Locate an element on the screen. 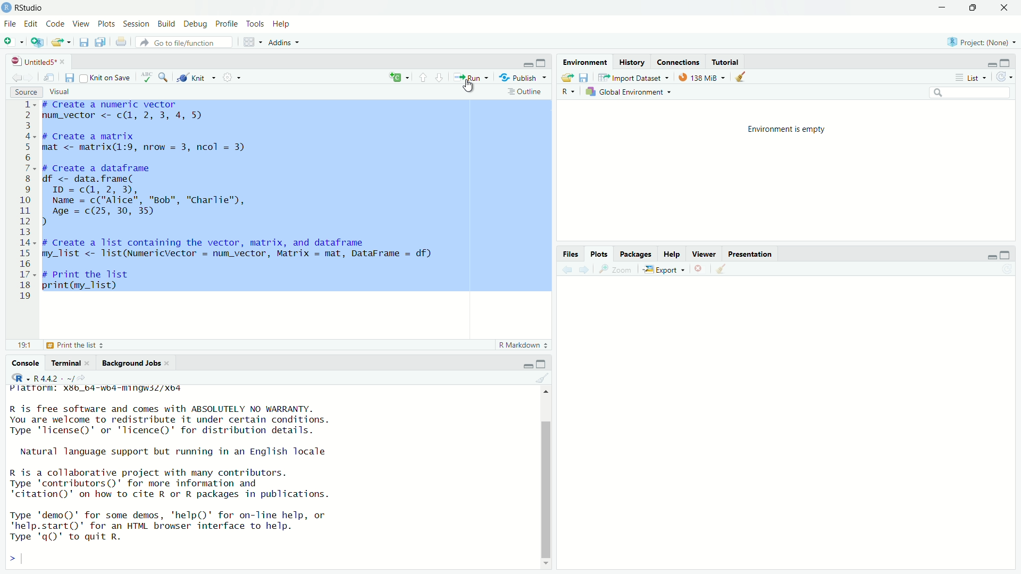 This screenshot has width=1021, height=574. View is located at coordinates (82, 24).